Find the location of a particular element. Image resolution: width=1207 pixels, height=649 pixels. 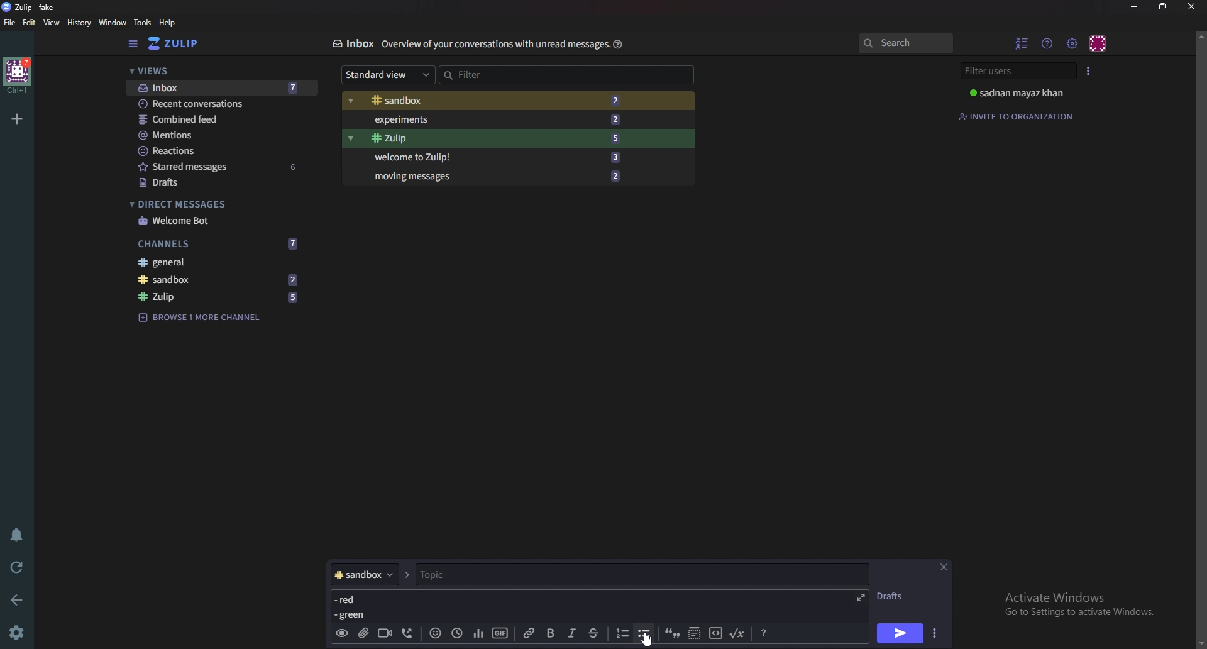

Sandbox is located at coordinates (218, 279).